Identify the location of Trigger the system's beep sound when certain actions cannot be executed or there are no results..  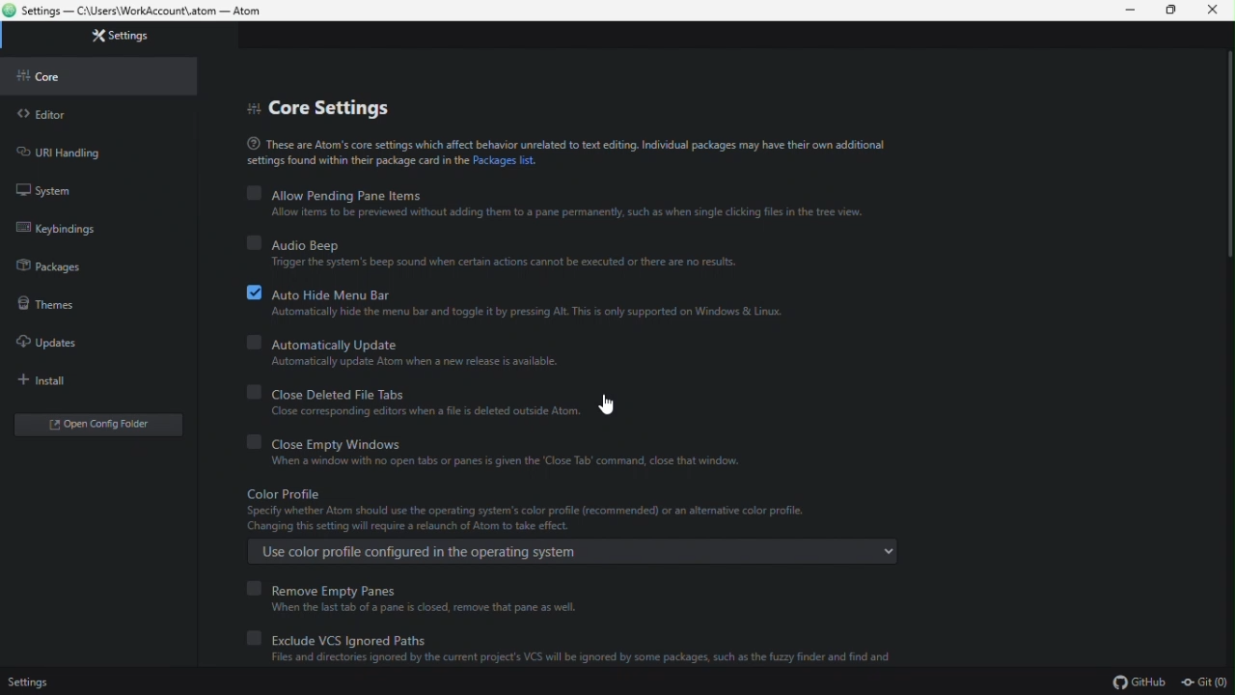
(500, 264).